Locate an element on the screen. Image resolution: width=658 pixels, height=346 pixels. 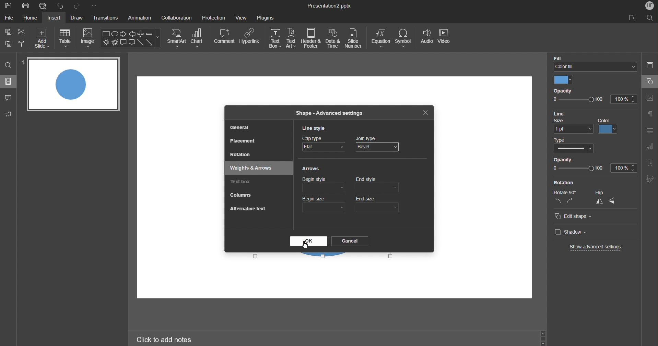
Audio is located at coordinates (426, 39).